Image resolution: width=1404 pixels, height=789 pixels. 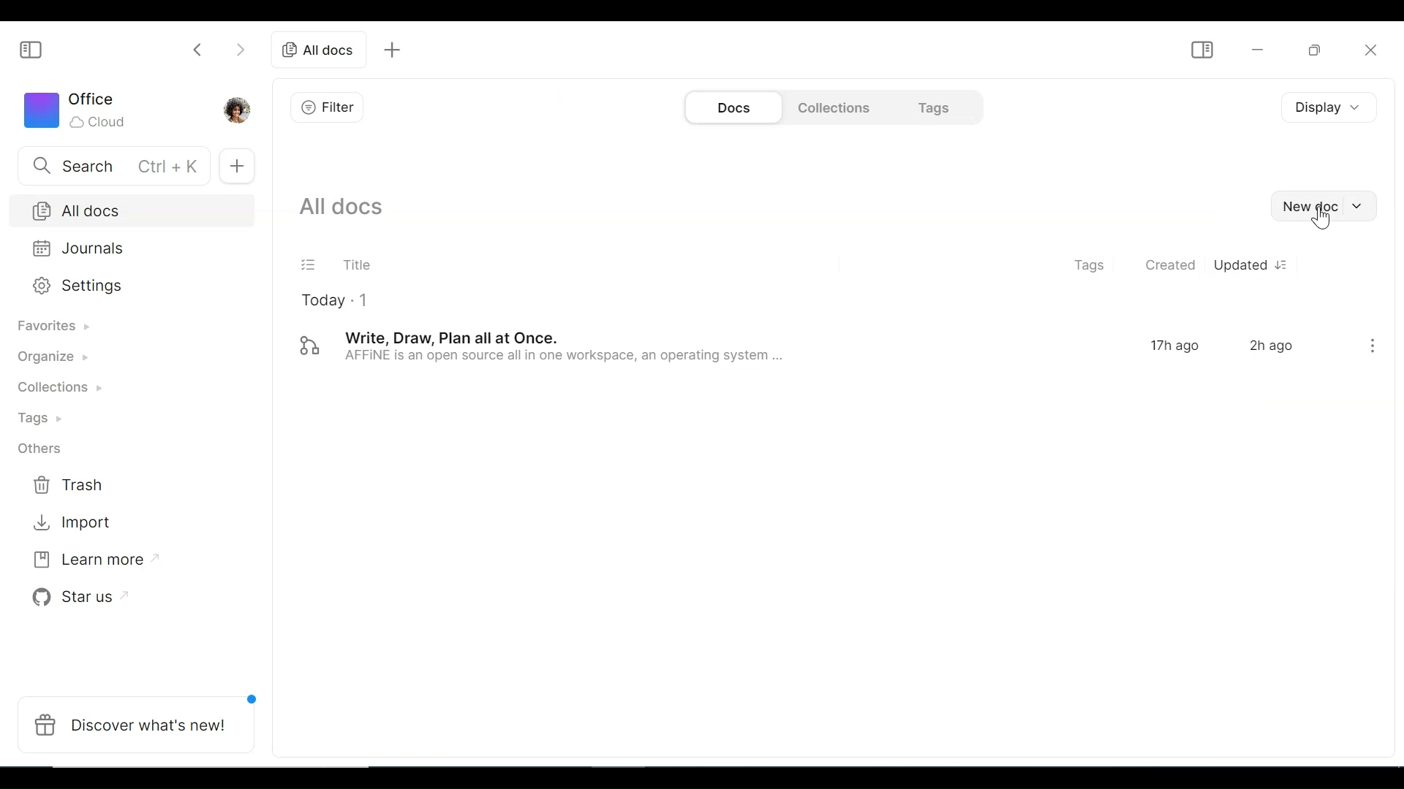 I want to click on Show/Hide Sidebar, so click(x=31, y=48).